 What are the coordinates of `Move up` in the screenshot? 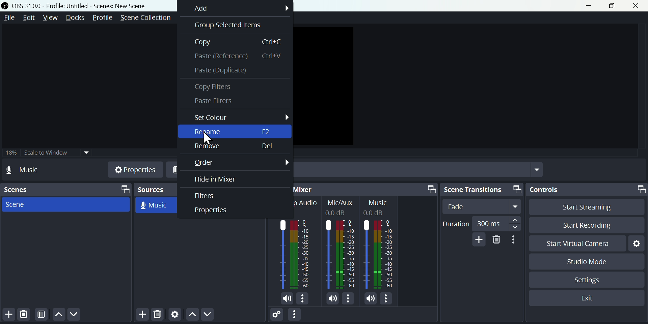 It's located at (192, 315).